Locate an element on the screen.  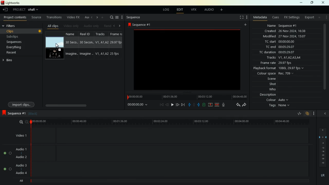
30 seco is located at coordinates (71, 43).